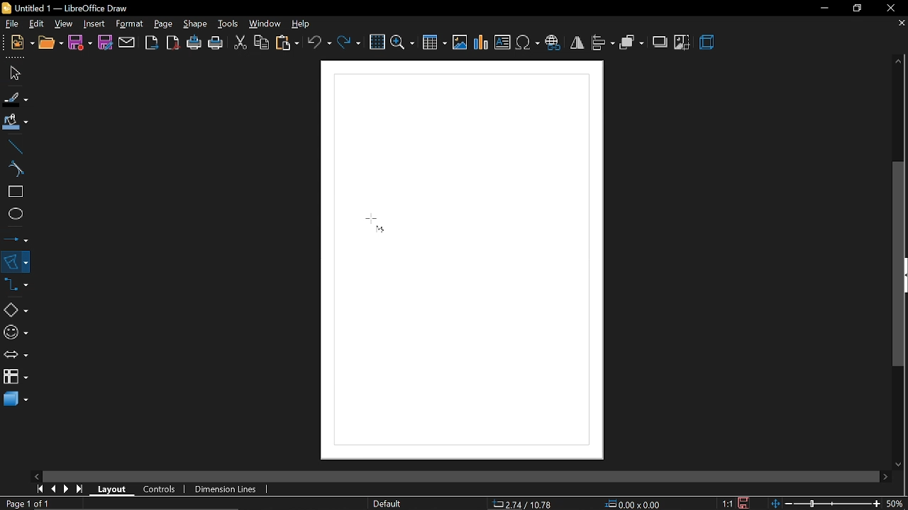 This screenshot has height=510, width=908. Describe the element at coordinates (14, 98) in the screenshot. I see `fill line` at that location.